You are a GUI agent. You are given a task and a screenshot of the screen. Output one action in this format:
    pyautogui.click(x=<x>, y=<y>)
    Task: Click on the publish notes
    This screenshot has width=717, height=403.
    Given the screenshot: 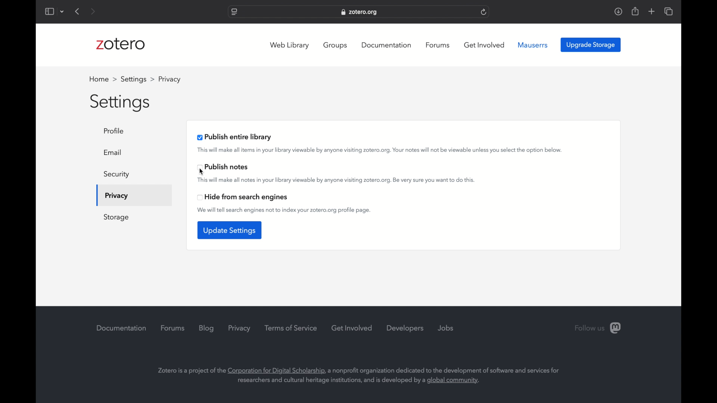 What is the action you would take?
    pyautogui.click(x=223, y=167)
    